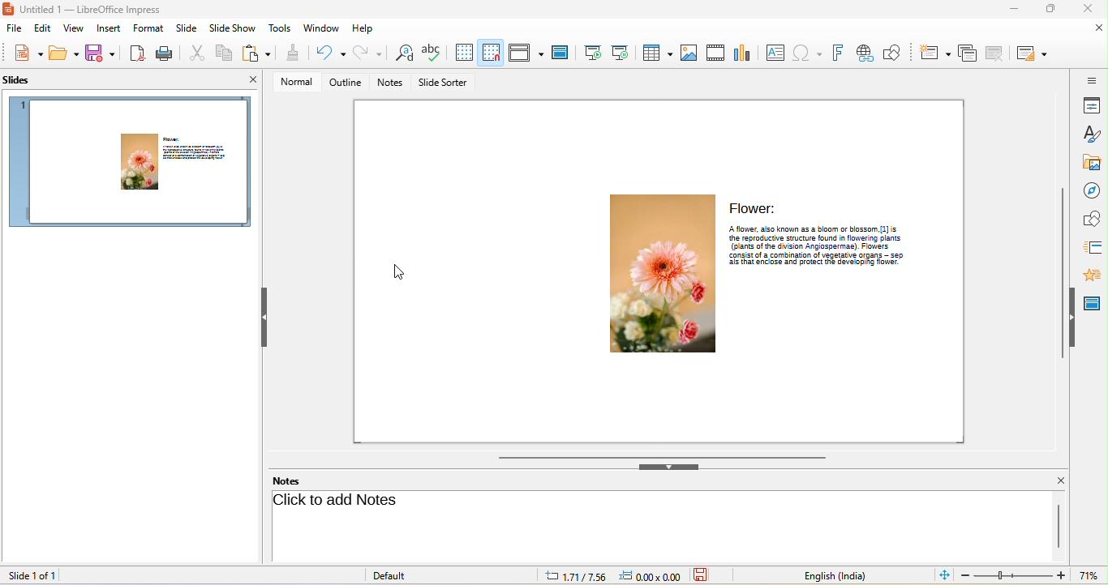 The width and height of the screenshot is (1108, 585). Describe the element at coordinates (102, 55) in the screenshot. I see `save` at that location.